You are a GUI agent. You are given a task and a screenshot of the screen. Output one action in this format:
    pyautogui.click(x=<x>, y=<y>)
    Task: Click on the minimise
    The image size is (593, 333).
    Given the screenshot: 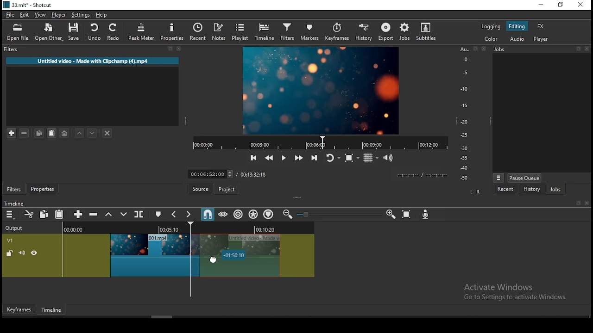 What is the action you would take?
    pyautogui.click(x=543, y=5)
    